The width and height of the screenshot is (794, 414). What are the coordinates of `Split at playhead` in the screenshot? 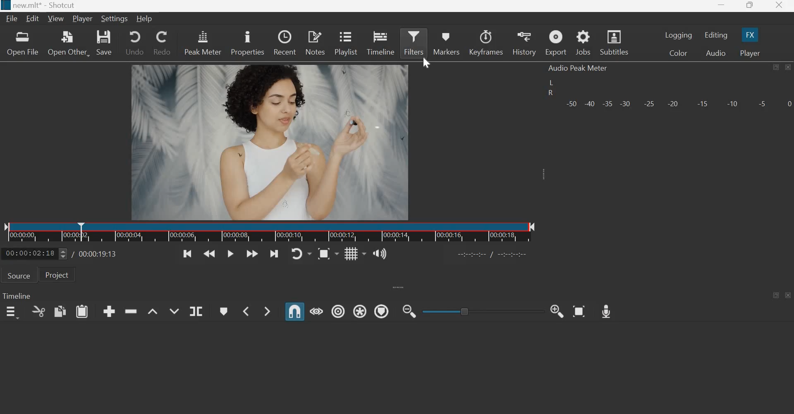 It's located at (196, 311).